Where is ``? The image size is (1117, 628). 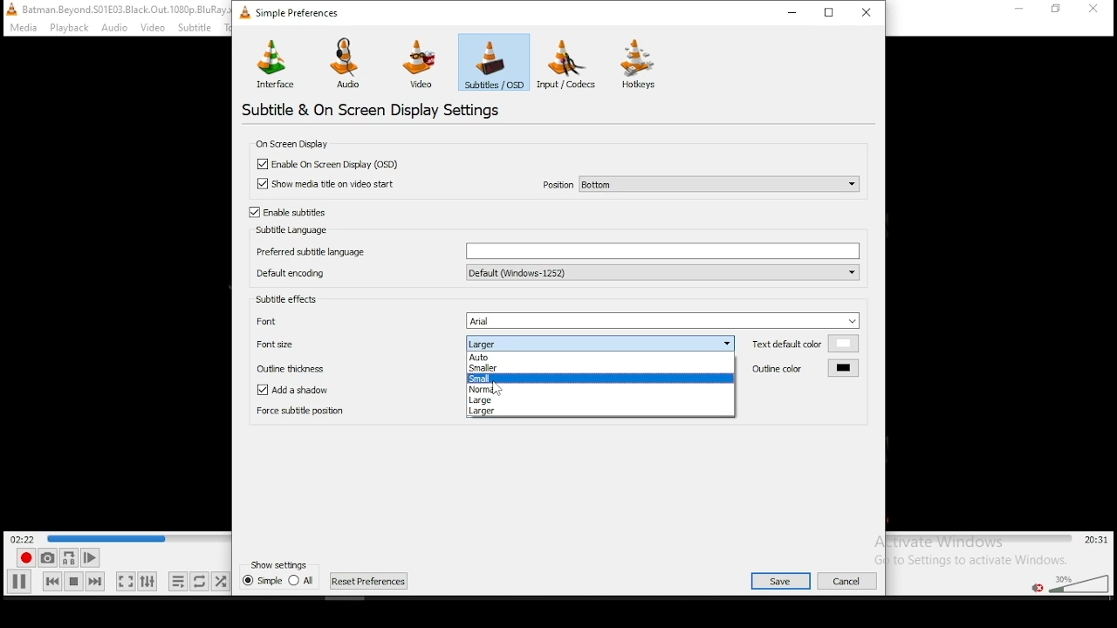  is located at coordinates (68, 28).